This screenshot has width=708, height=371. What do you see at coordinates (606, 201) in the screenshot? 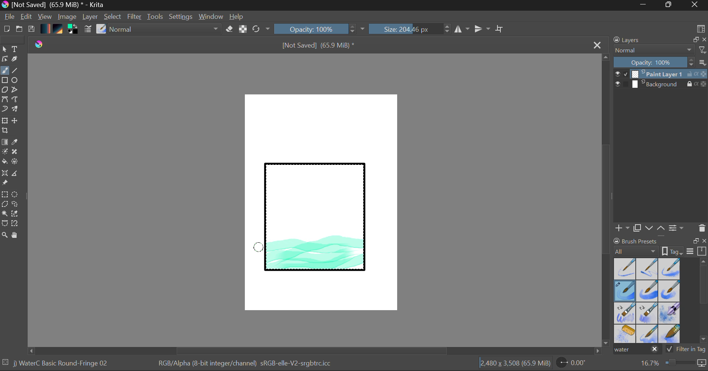
I see `Scroll Bar` at bounding box center [606, 201].